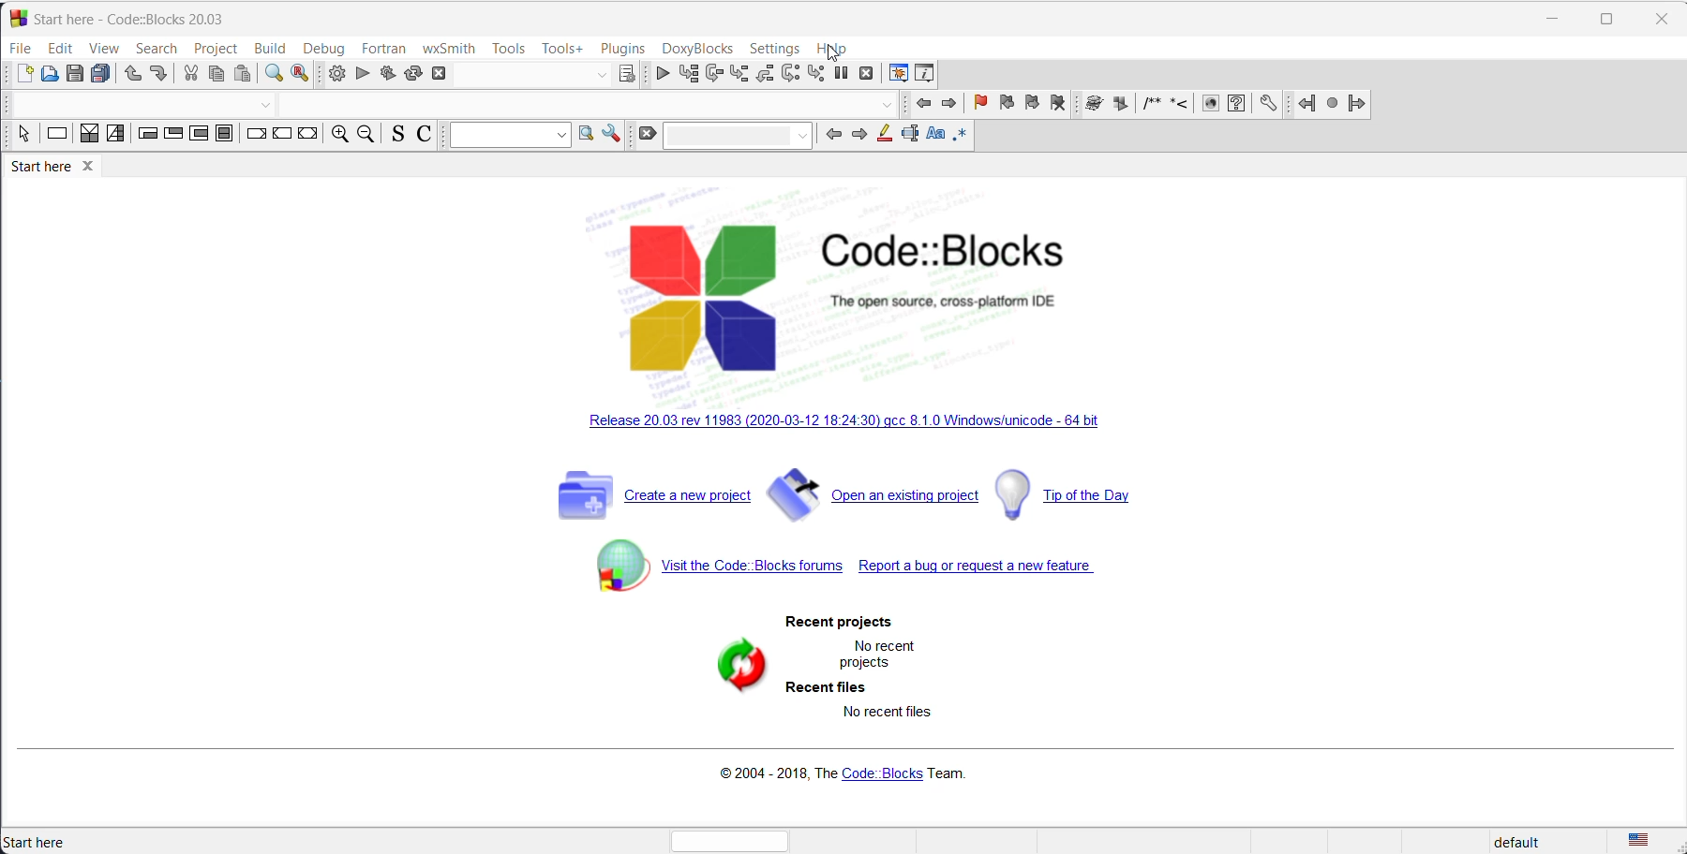  What do you see at coordinates (227, 136) in the screenshot?
I see `block instruction` at bounding box center [227, 136].